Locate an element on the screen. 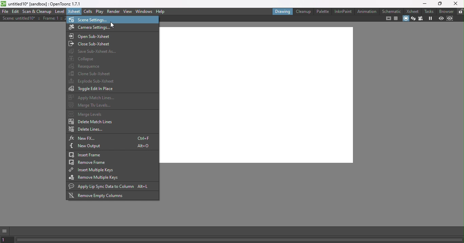 The height and width of the screenshot is (243, 464). Level is located at coordinates (60, 12).